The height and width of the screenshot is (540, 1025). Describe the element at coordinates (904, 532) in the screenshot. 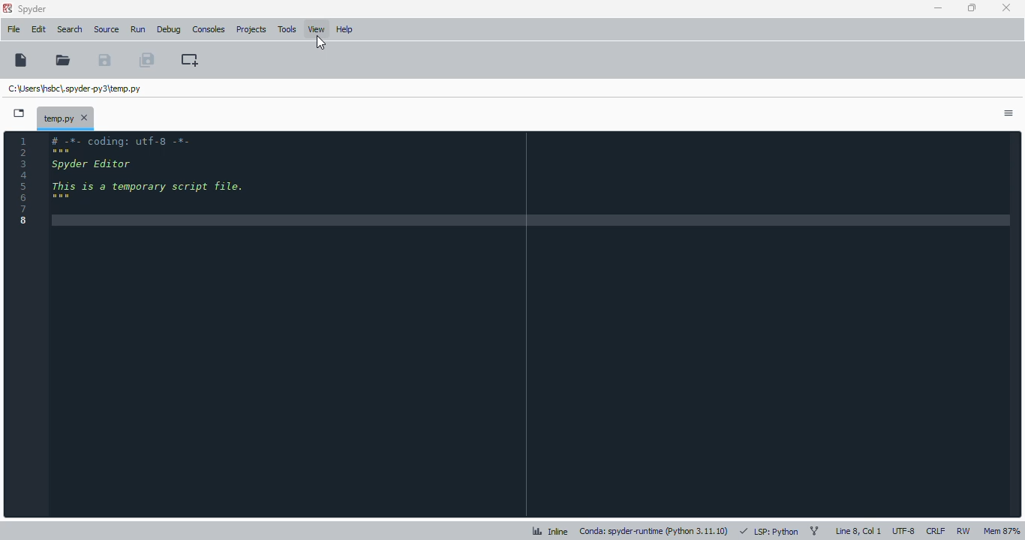

I see `UTF-8` at that location.